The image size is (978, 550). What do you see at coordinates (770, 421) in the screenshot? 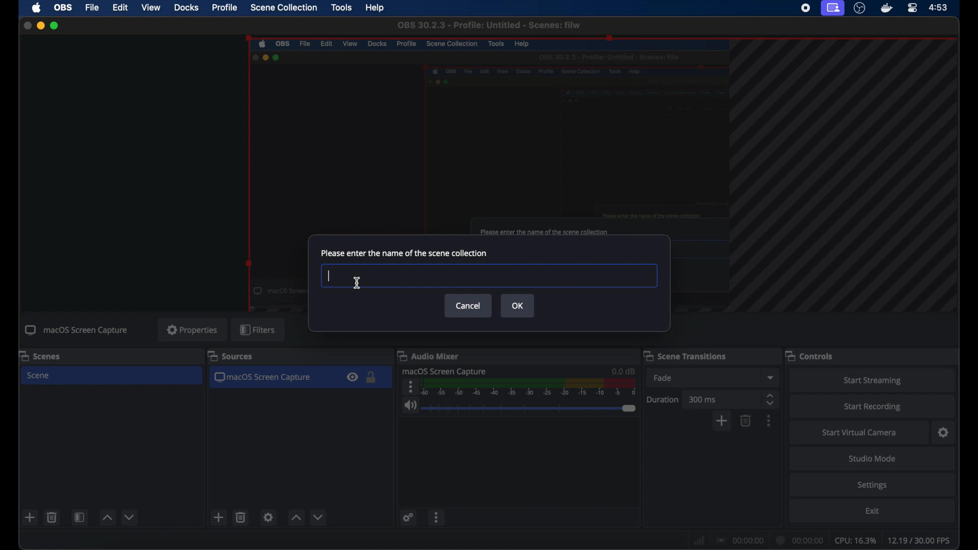
I see `more options` at bounding box center [770, 421].